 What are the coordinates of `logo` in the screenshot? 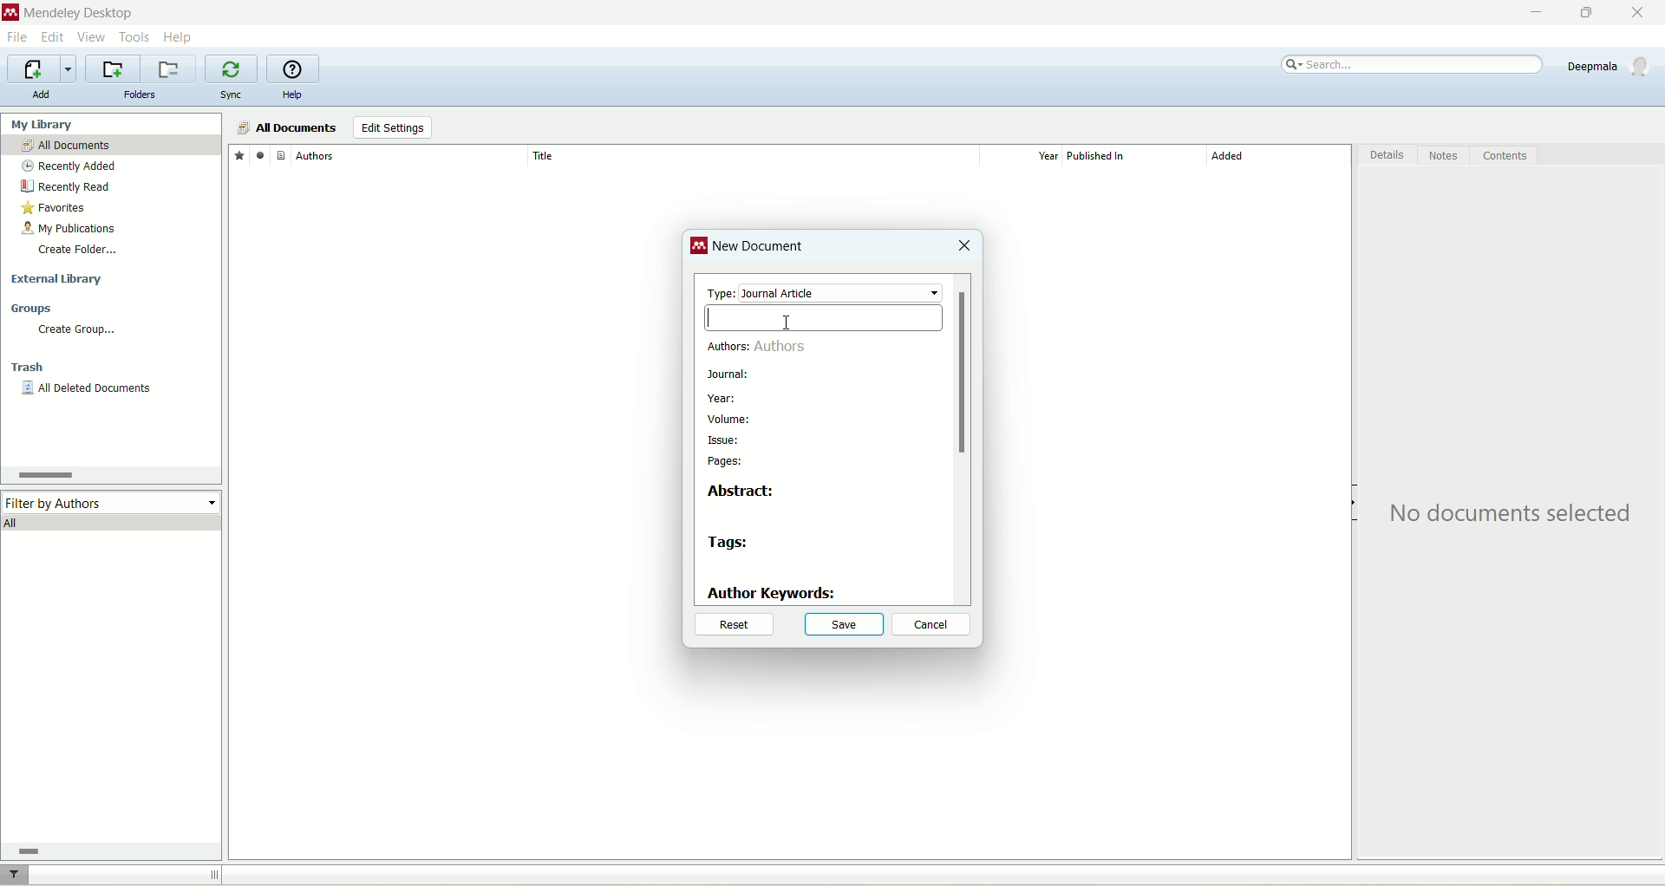 It's located at (700, 248).